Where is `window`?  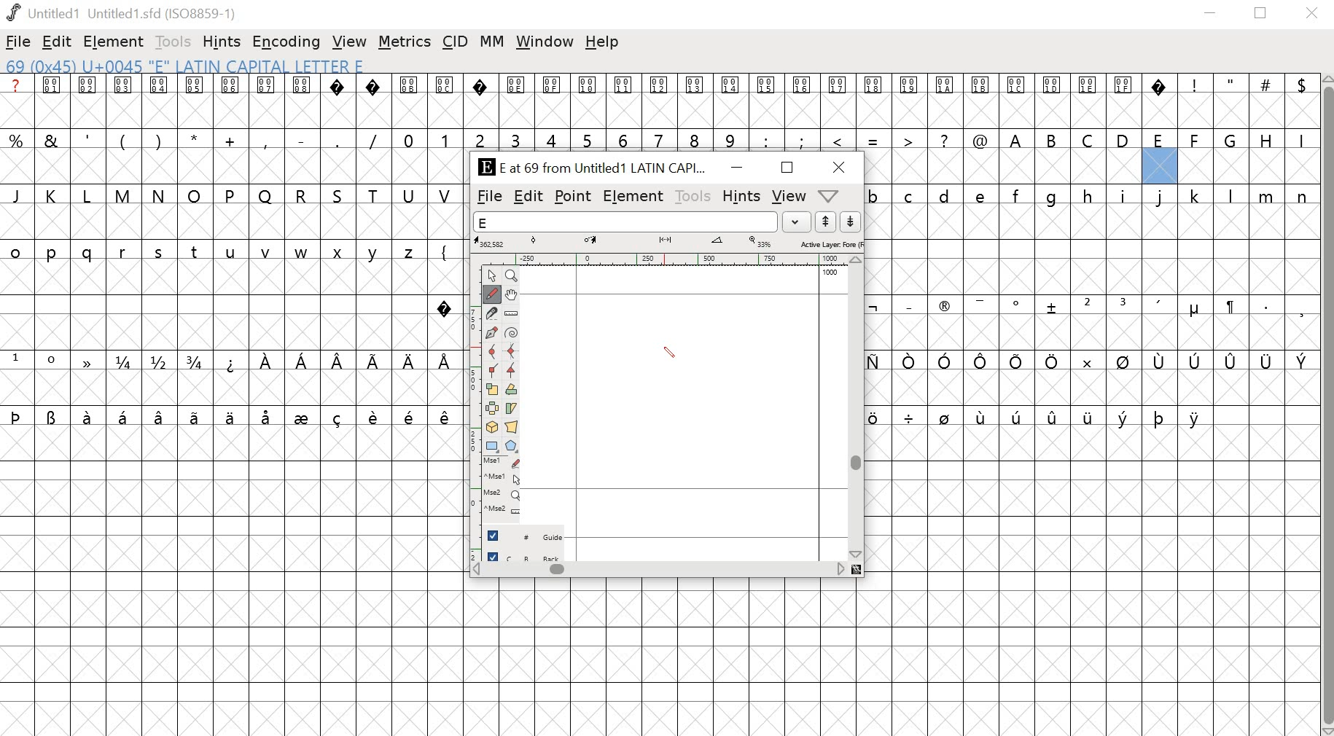 window is located at coordinates (543, 41).